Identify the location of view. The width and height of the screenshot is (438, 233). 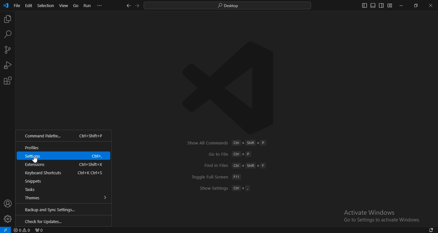
(64, 6).